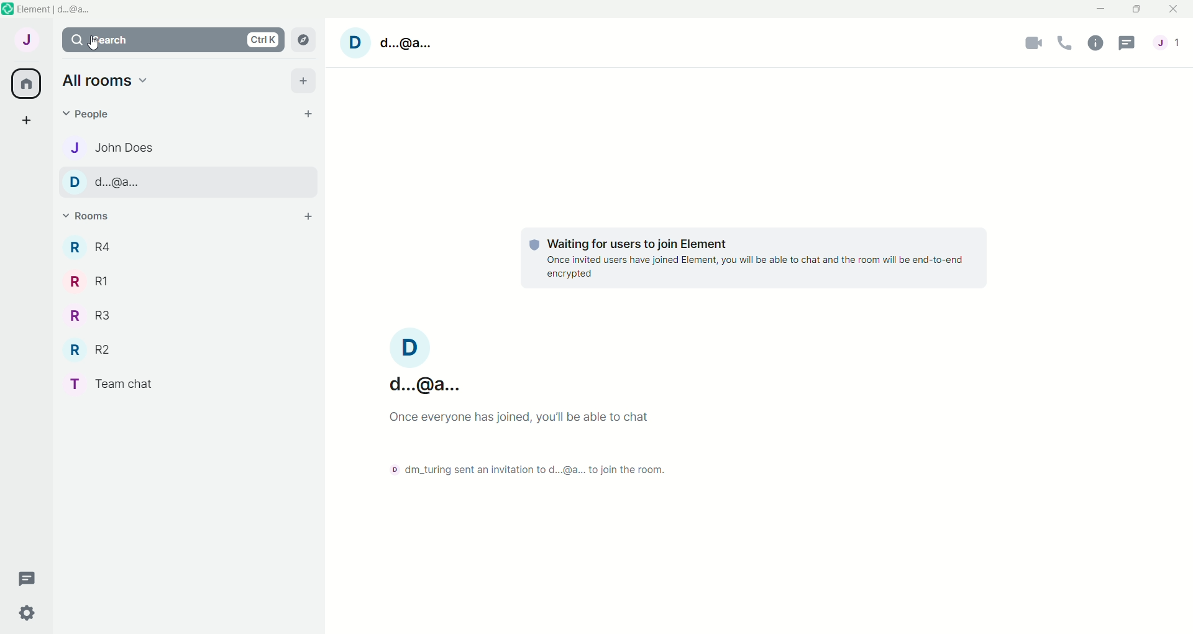  I want to click on R1, so click(90, 280).